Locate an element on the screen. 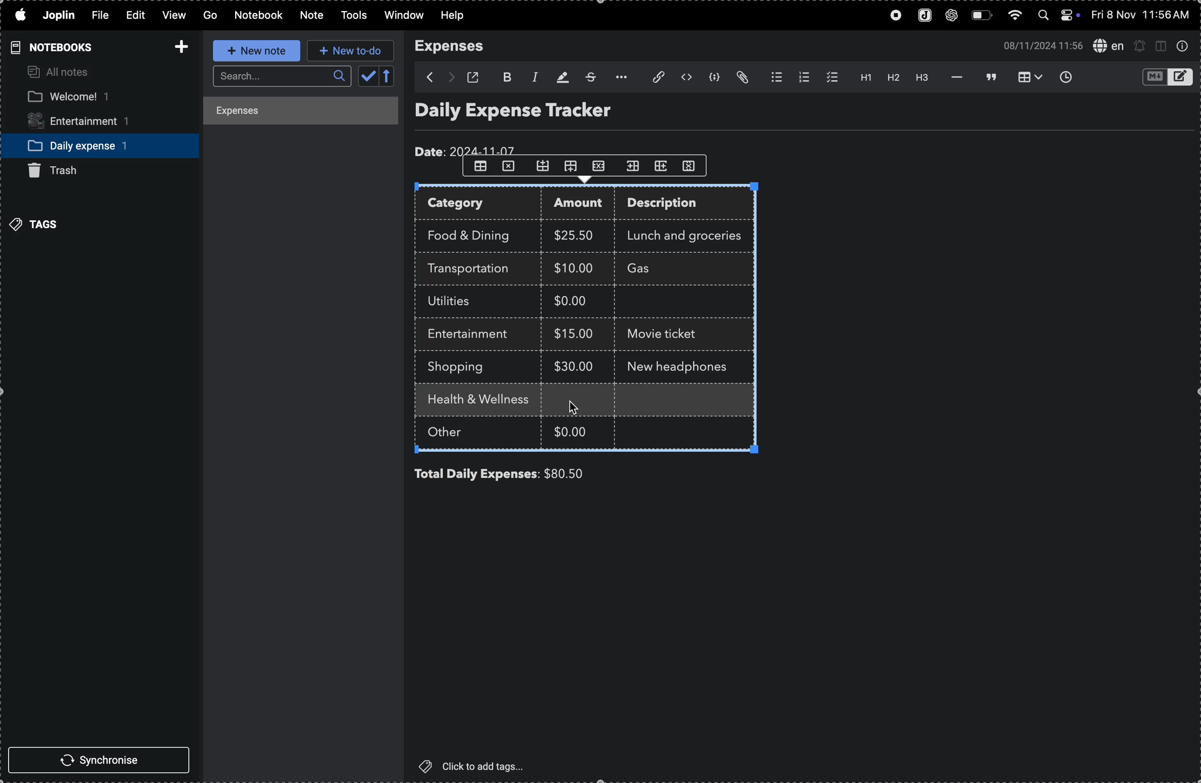  attach file is located at coordinates (652, 78).